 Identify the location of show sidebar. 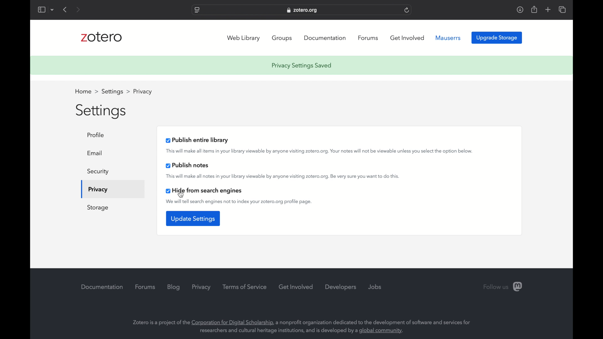
(41, 10).